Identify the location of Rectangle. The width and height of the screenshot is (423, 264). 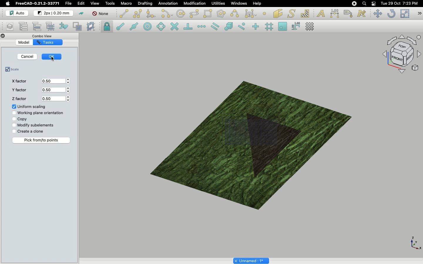
(207, 13).